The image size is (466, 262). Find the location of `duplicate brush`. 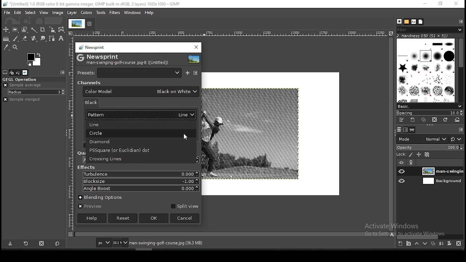

duplicate brush is located at coordinates (423, 120).